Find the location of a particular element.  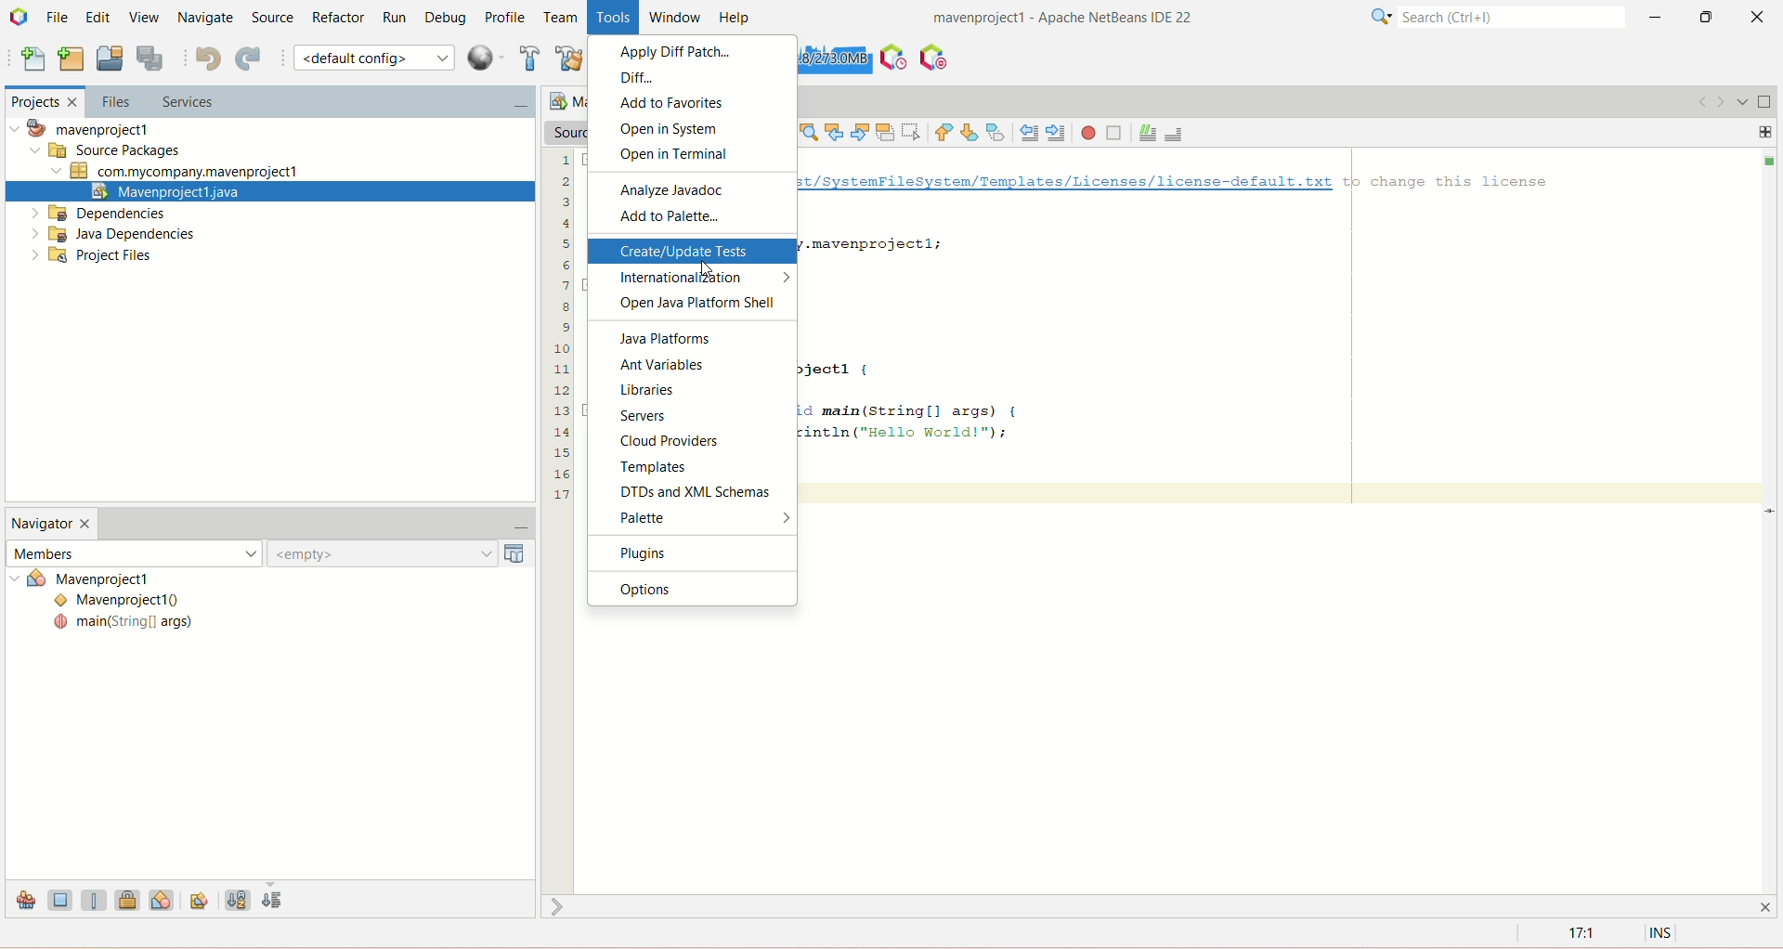

source is located at coordinates (270, 16).